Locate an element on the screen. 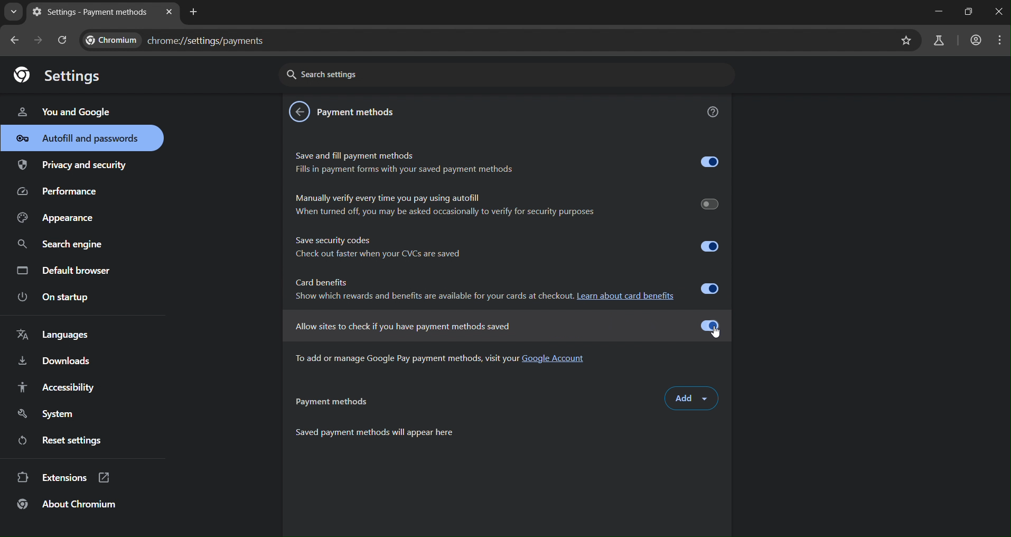  cursor is located at coordinates (713, 332).